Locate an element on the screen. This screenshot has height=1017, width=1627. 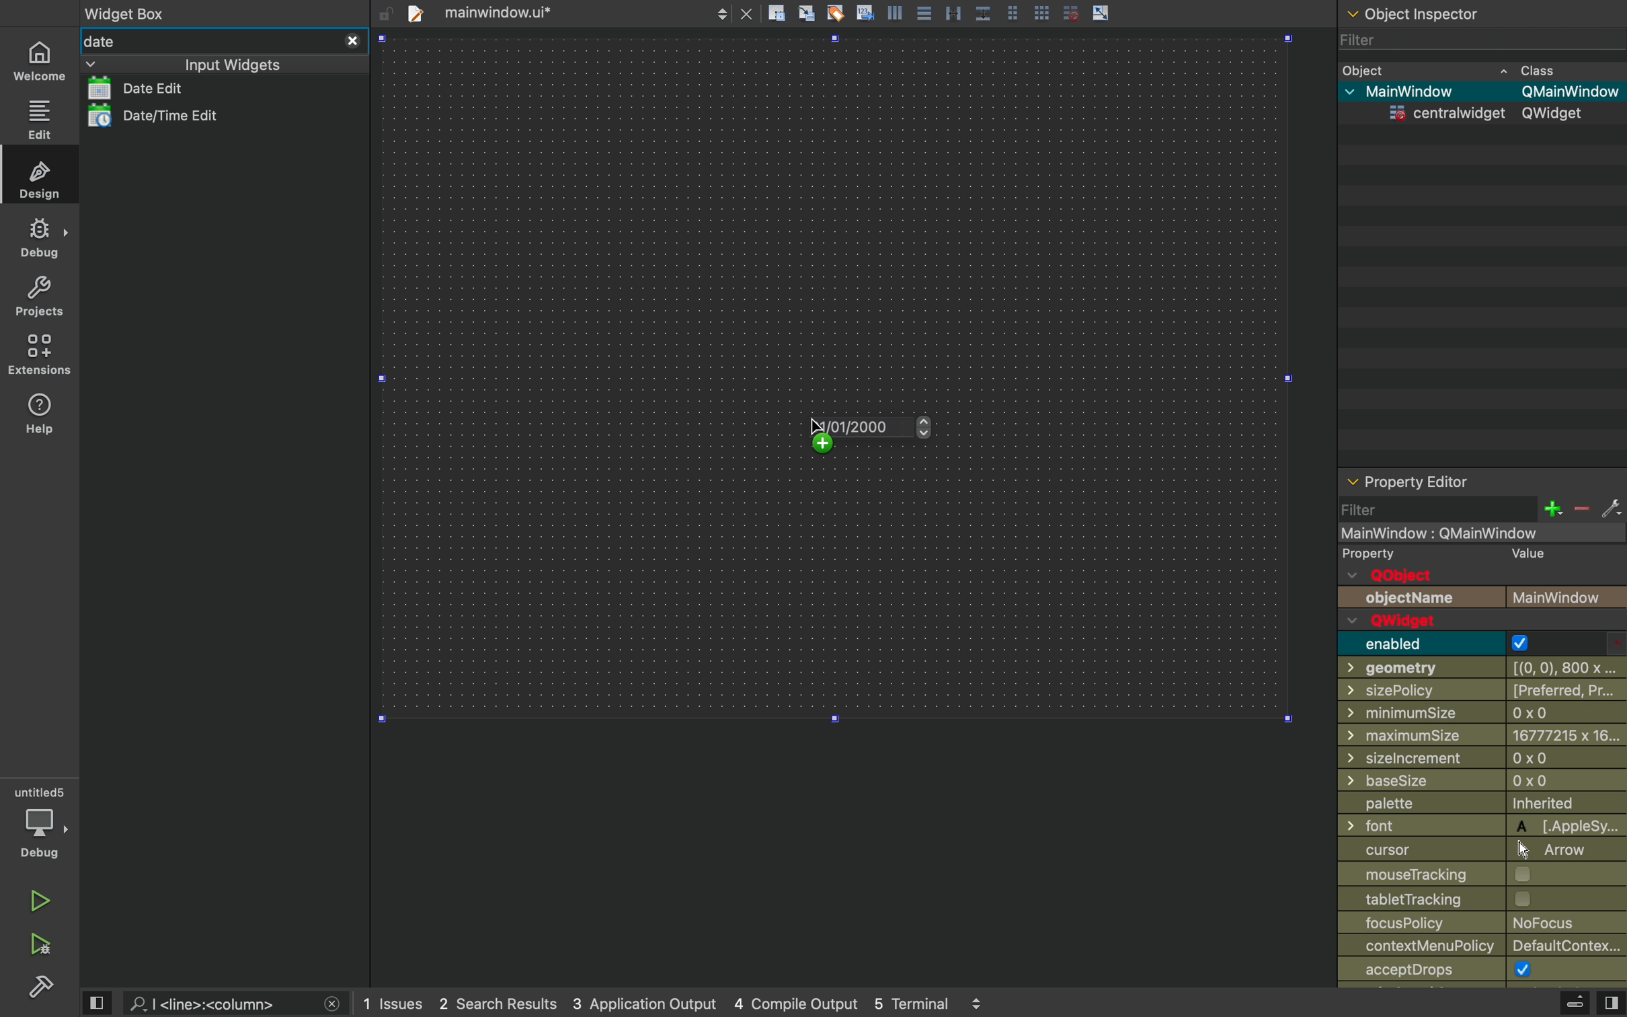
edit is located at coordinates (38, 119).